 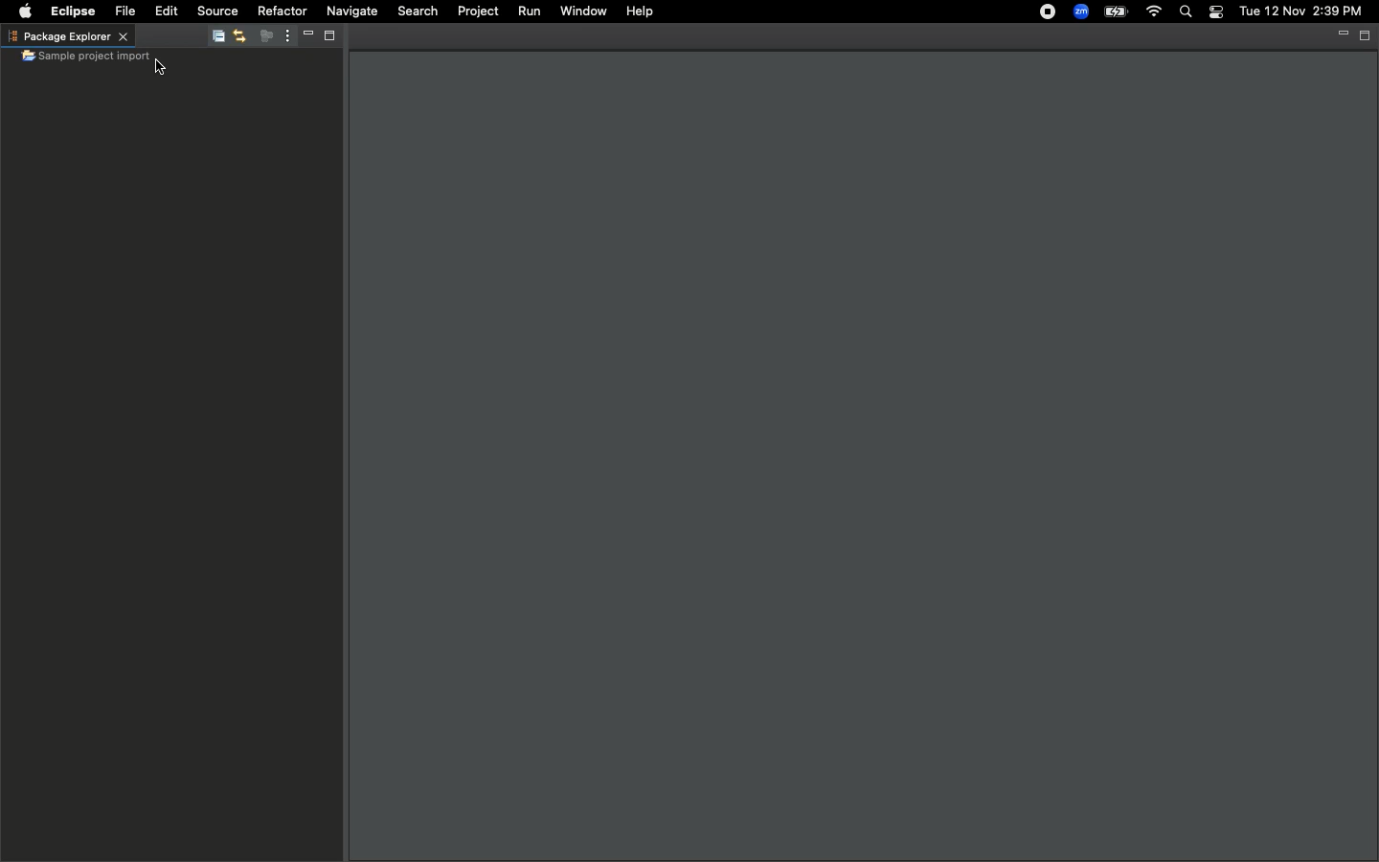 I want to click on Run, so click(x=531, y=11).